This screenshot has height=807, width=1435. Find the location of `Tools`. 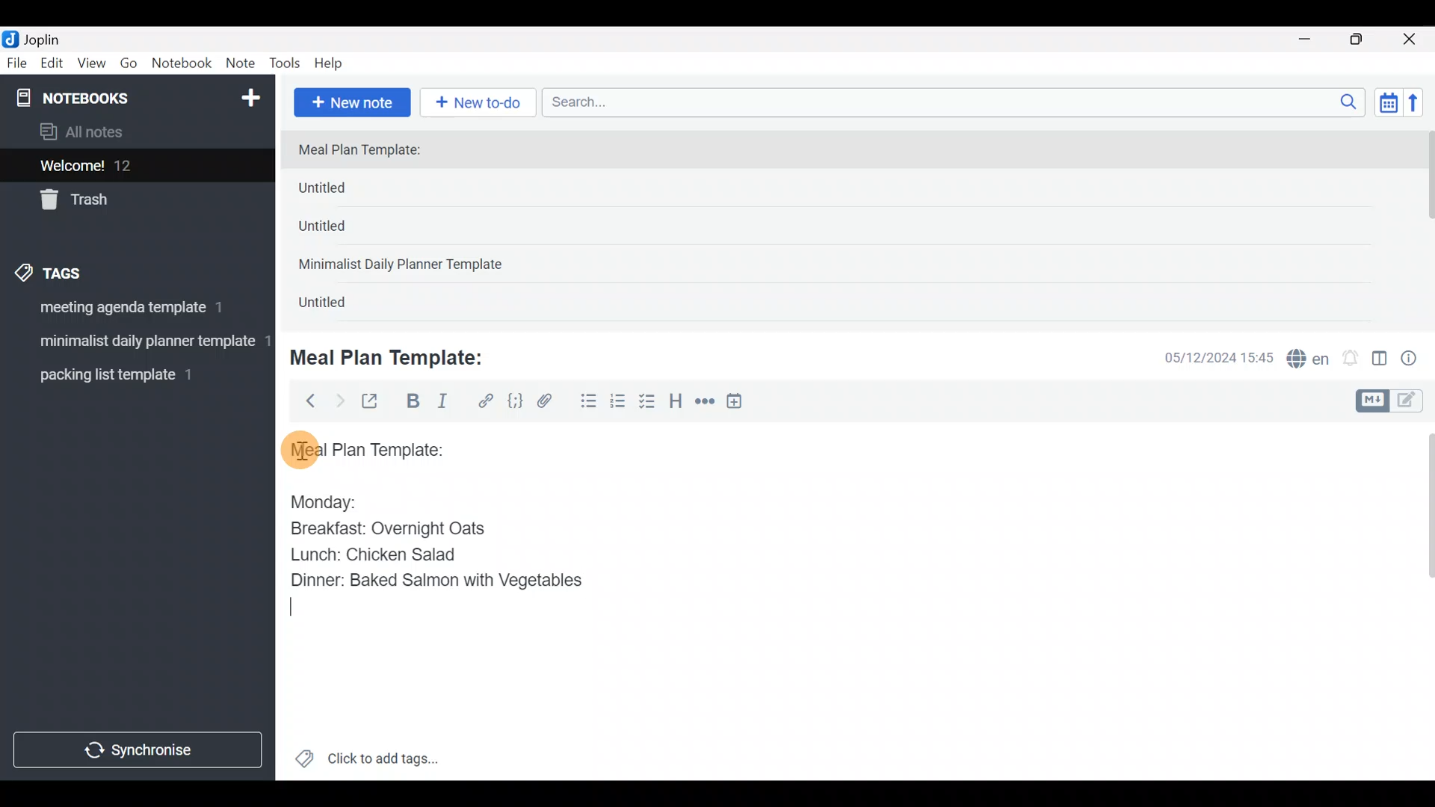

Tools is located at coordinates (286, 64).